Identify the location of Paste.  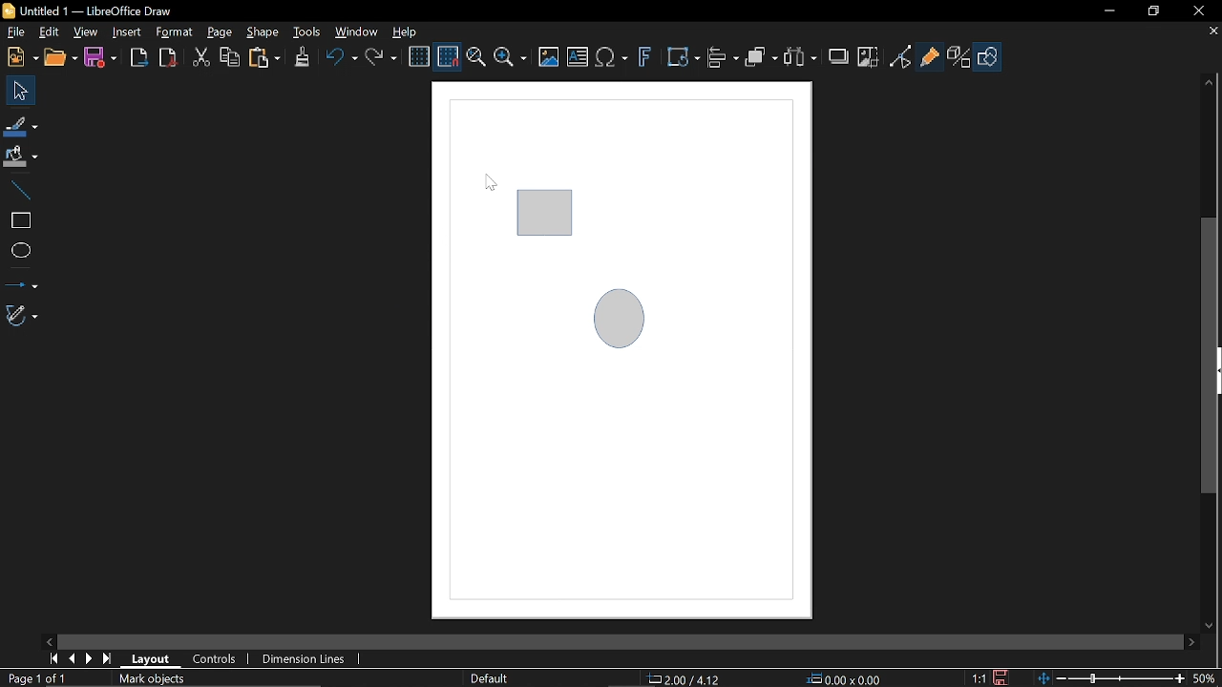
(264, 58).